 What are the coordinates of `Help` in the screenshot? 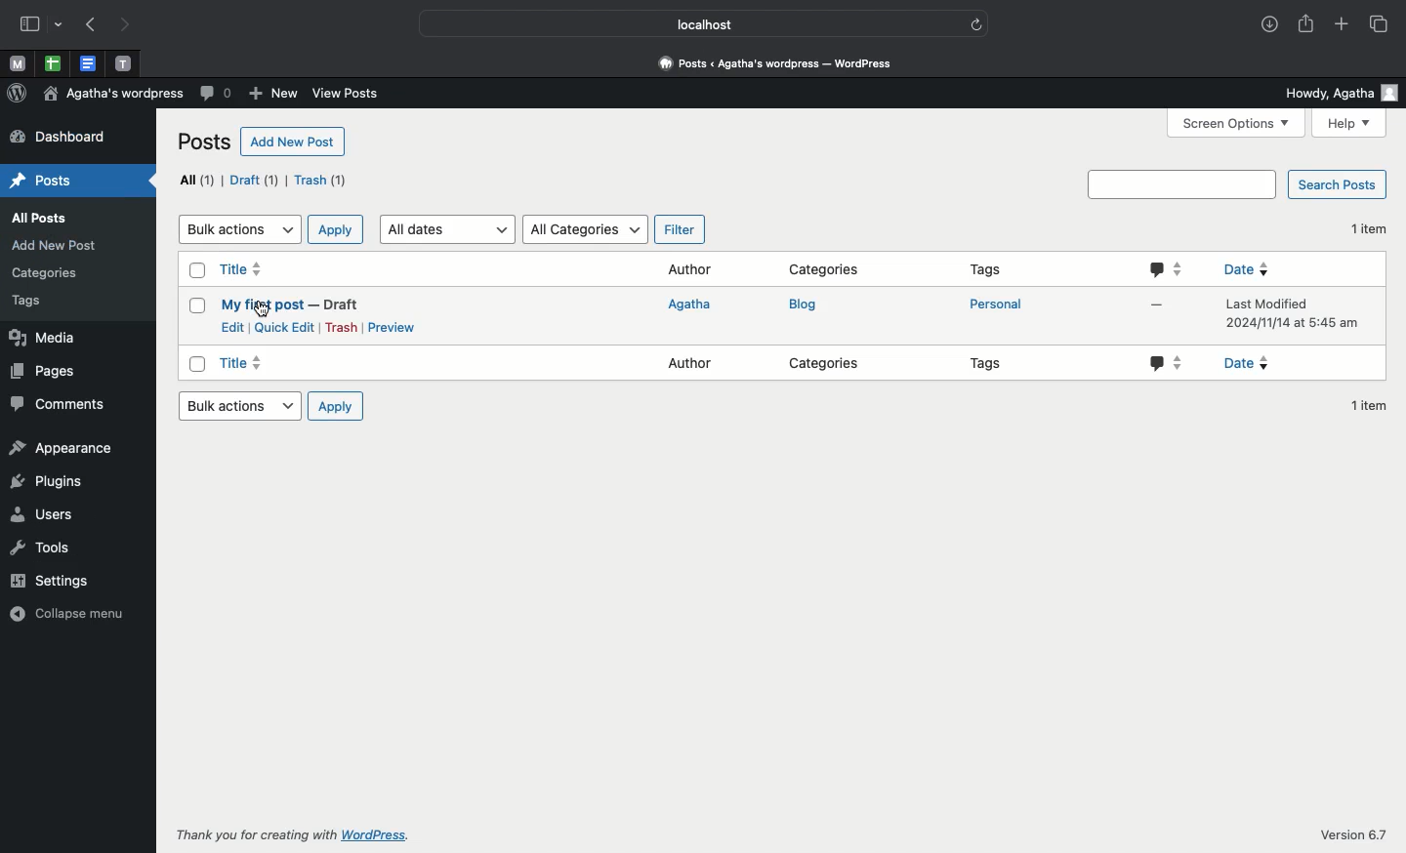 It's located at (1348, 124).